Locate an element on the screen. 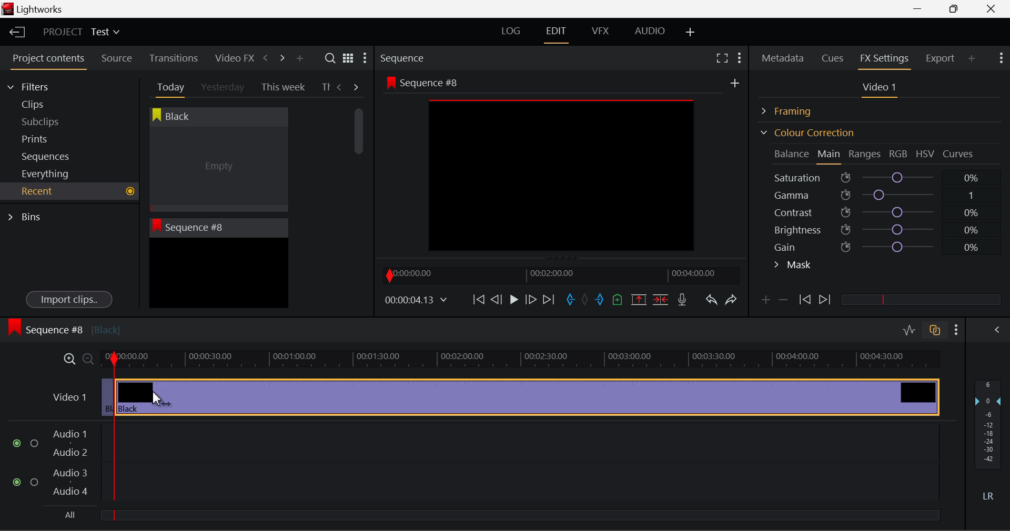  Recrod Voiceover is located at coordinates (682, 299).